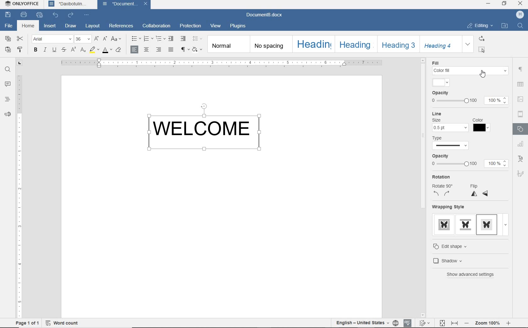 This screenshot has width=528, height=328. Describe the element at coordinates (362, 323) in the screenshot. I see `TEXT LANGUAGE` at that location.